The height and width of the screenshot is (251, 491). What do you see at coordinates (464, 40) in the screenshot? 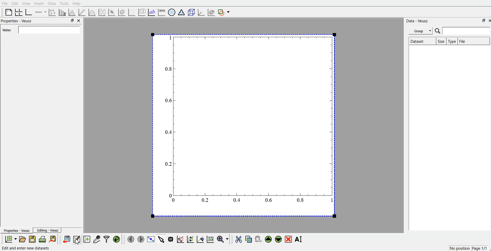
I see `File` at bounding box center [464, 40].